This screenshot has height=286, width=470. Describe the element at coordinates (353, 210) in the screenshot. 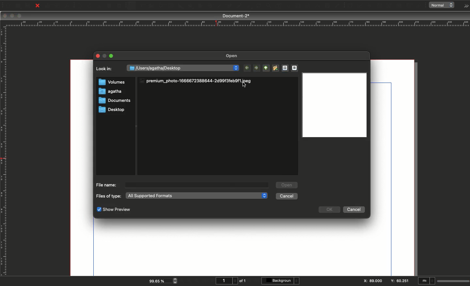

I see `Cancel` at that location.